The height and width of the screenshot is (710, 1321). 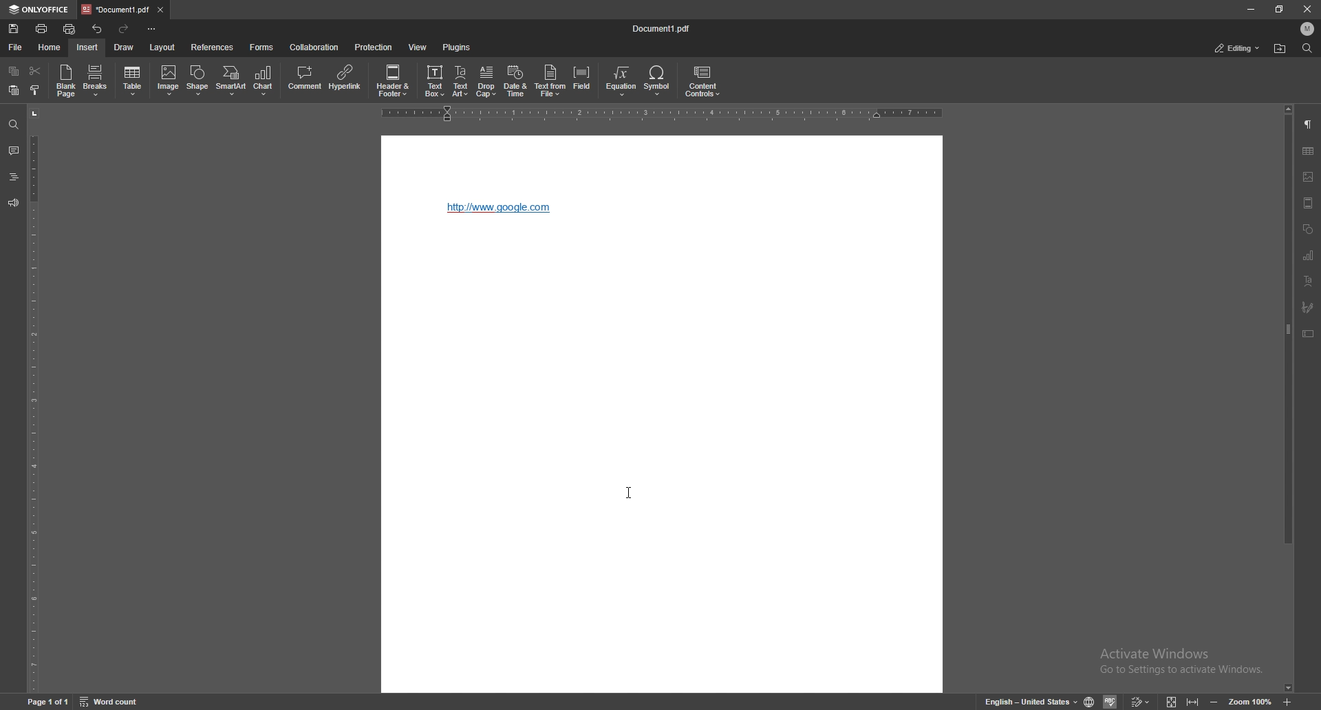 What do you see at coordinates (1309, 334) in the screenshot?
I see `text box` at bounding box center [1309, 334].